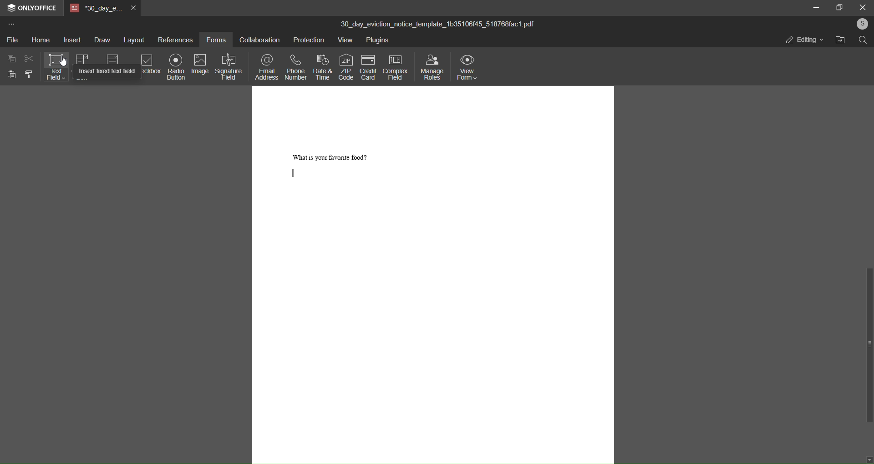 The width and height of the screenshot is (874, 464). What do you see at coordinates (294, 173) in the screenshot?
I see `writing start` at bounding box center [294, 173].